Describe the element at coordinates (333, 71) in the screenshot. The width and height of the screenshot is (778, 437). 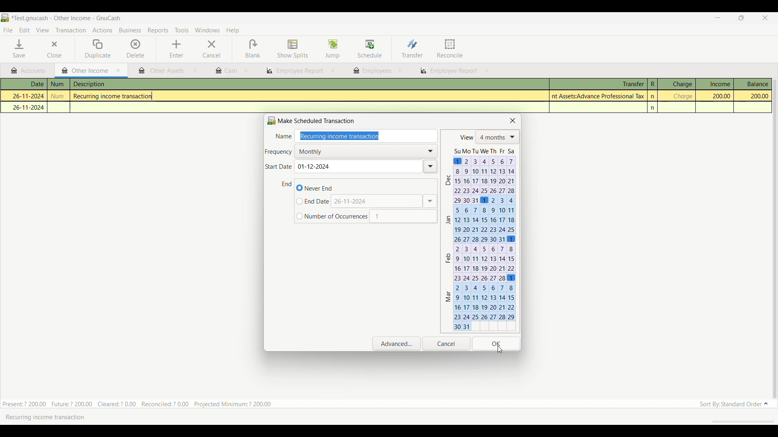
I see `close` at that location.